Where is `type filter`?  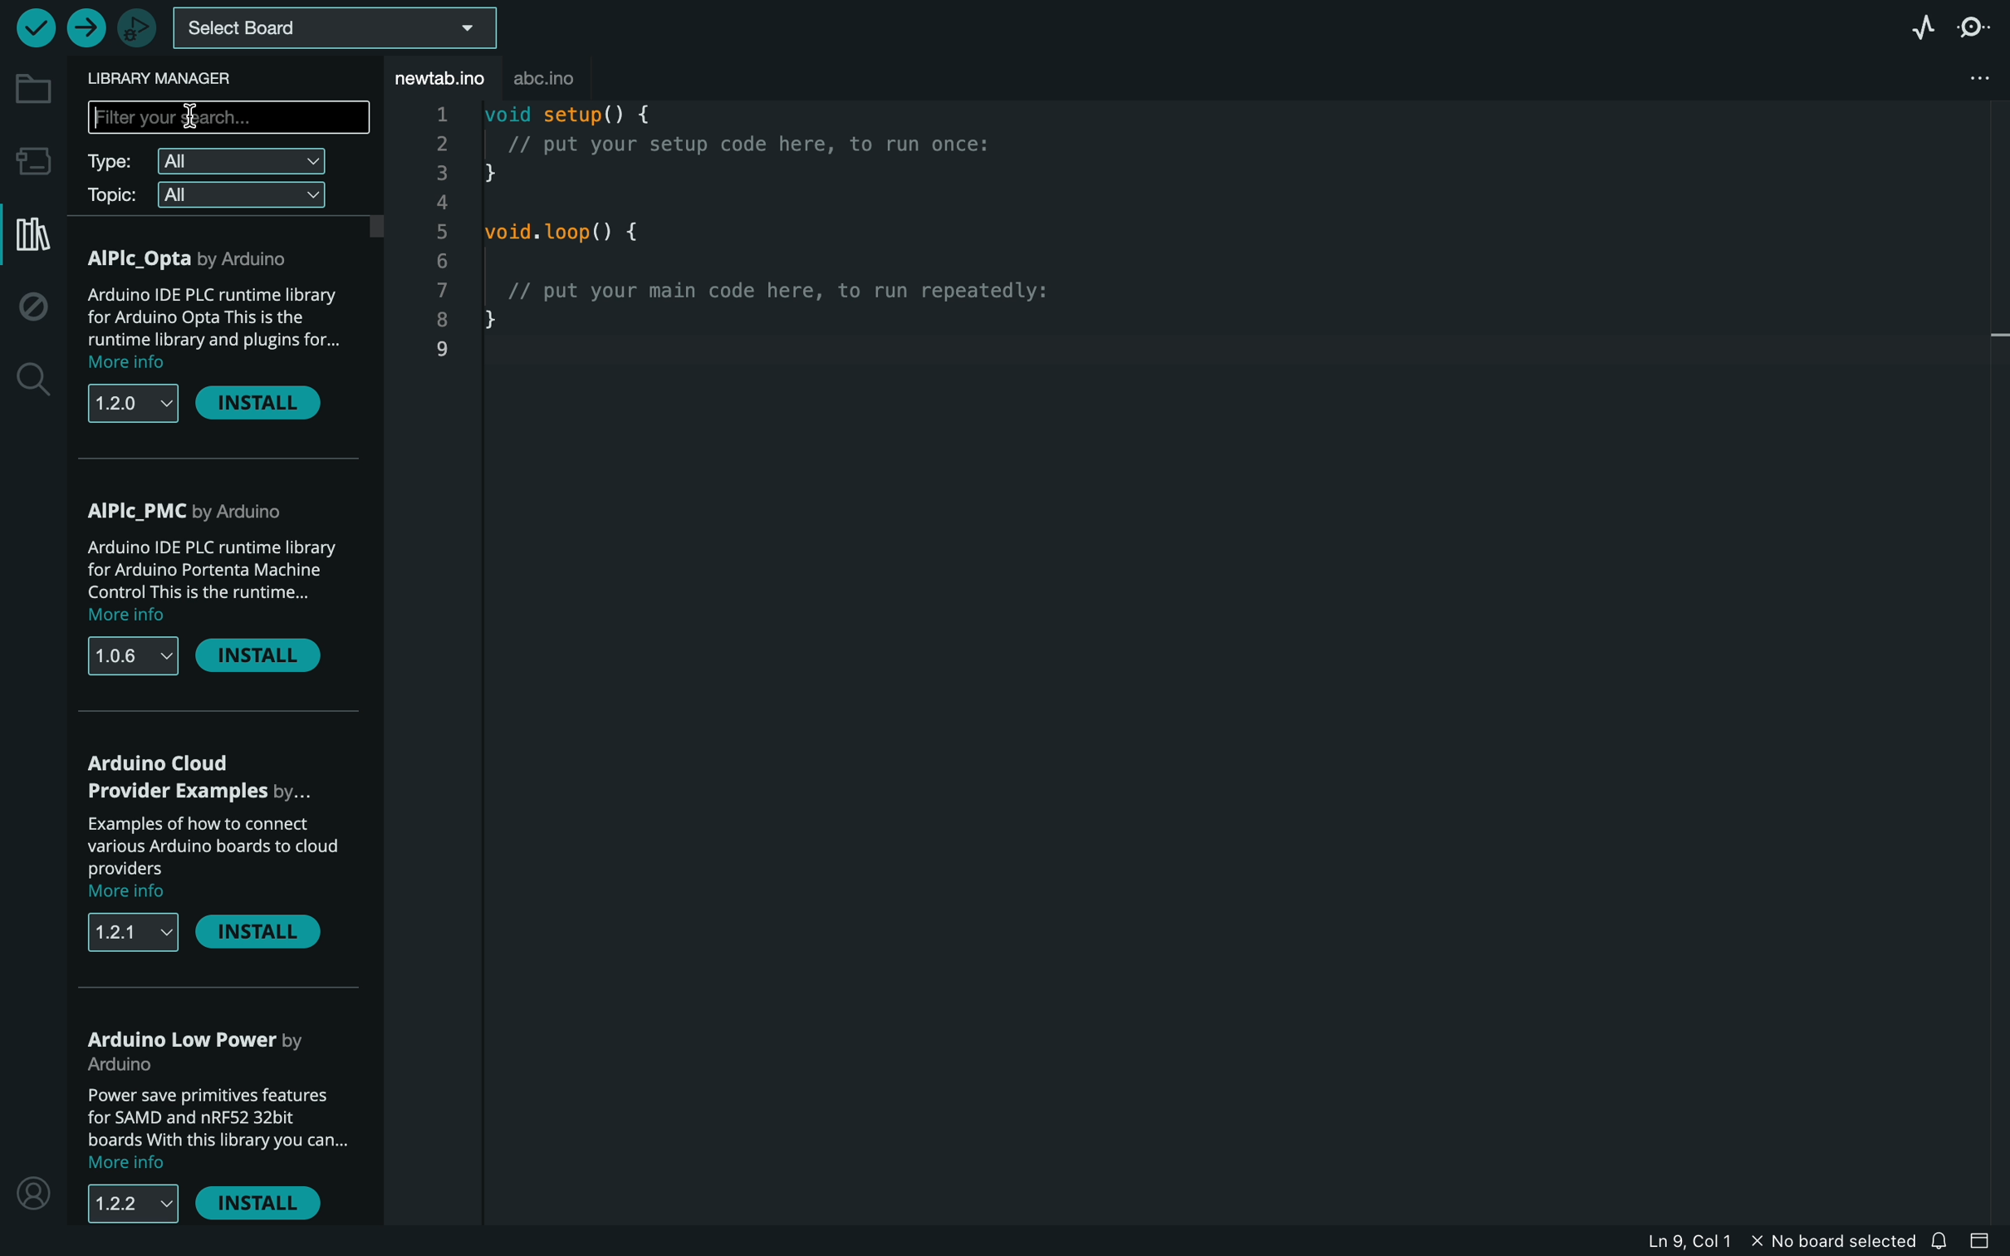
type filter is located at coordinates (217, 159).